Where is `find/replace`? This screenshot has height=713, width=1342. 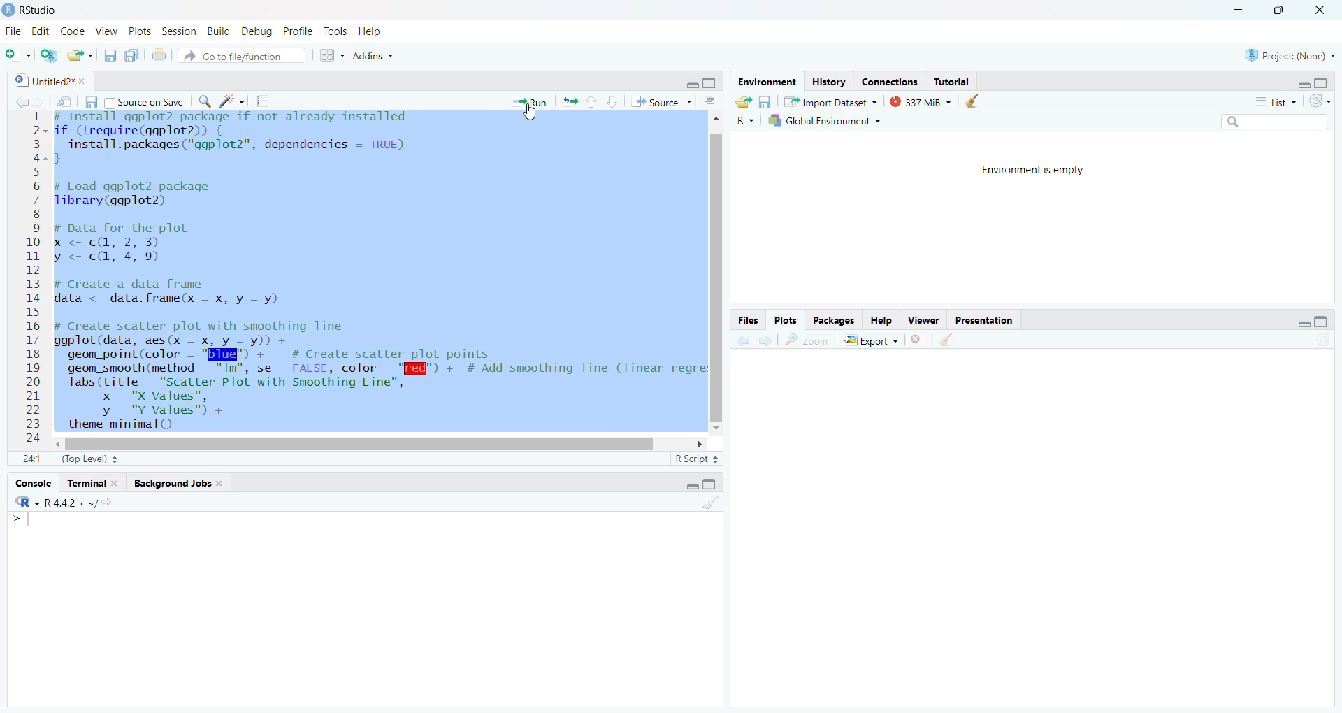 find/replace is located at coordinates (204, 101).